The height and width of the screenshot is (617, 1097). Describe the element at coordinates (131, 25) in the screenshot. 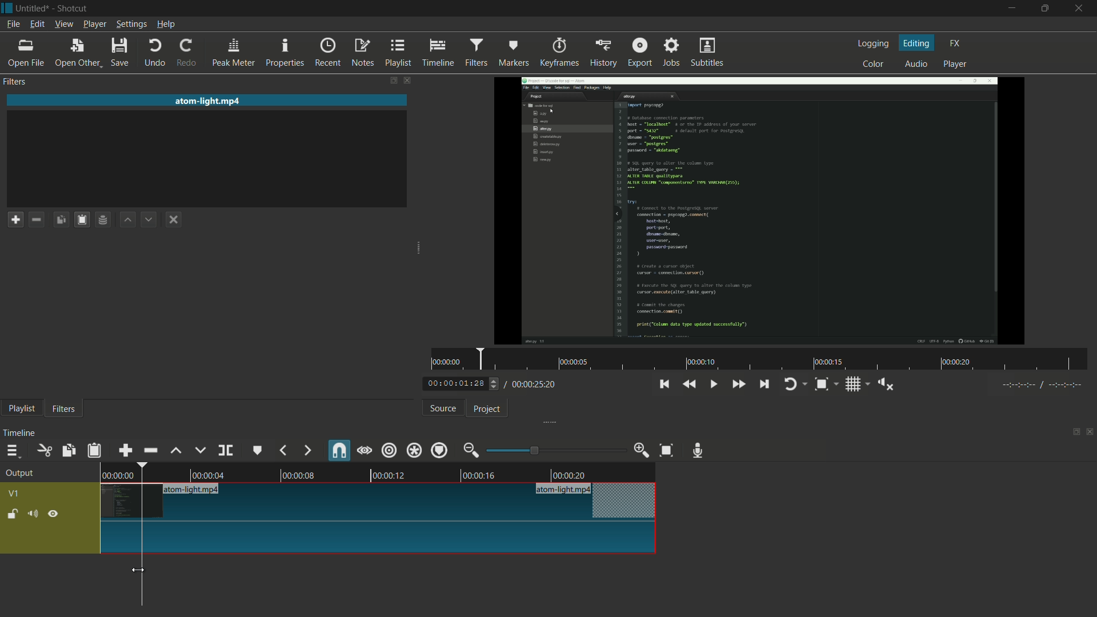

I see `settings menu` at that location.